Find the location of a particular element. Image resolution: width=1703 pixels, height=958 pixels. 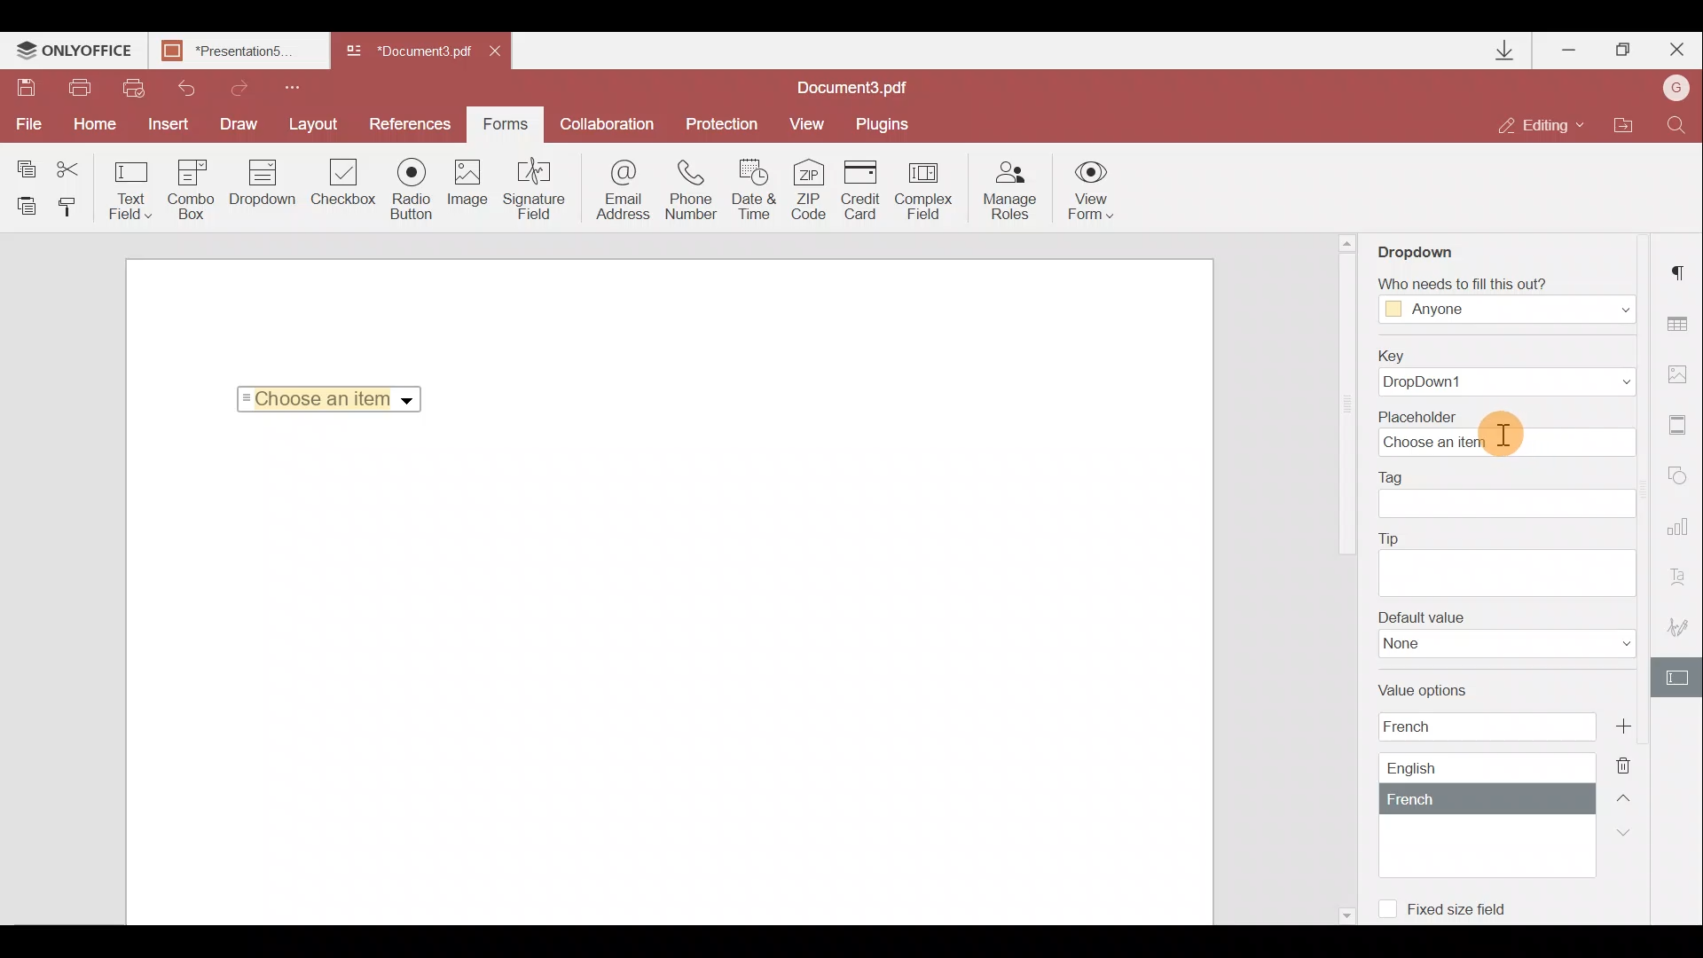

Who needs to fill this out? is located at coordinates (1506, 294).